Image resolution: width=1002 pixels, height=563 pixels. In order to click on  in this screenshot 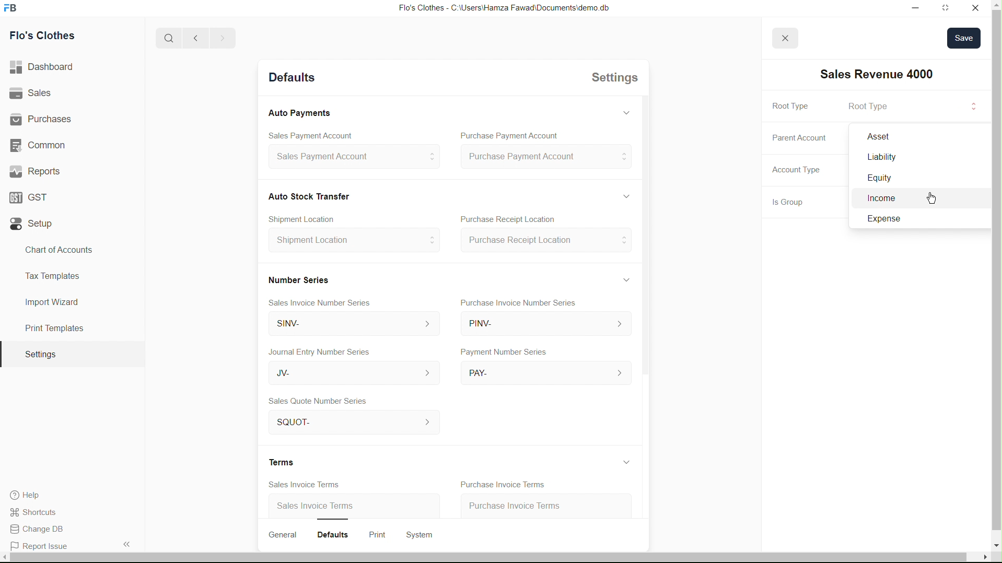, I will do `click(901, 159)`.